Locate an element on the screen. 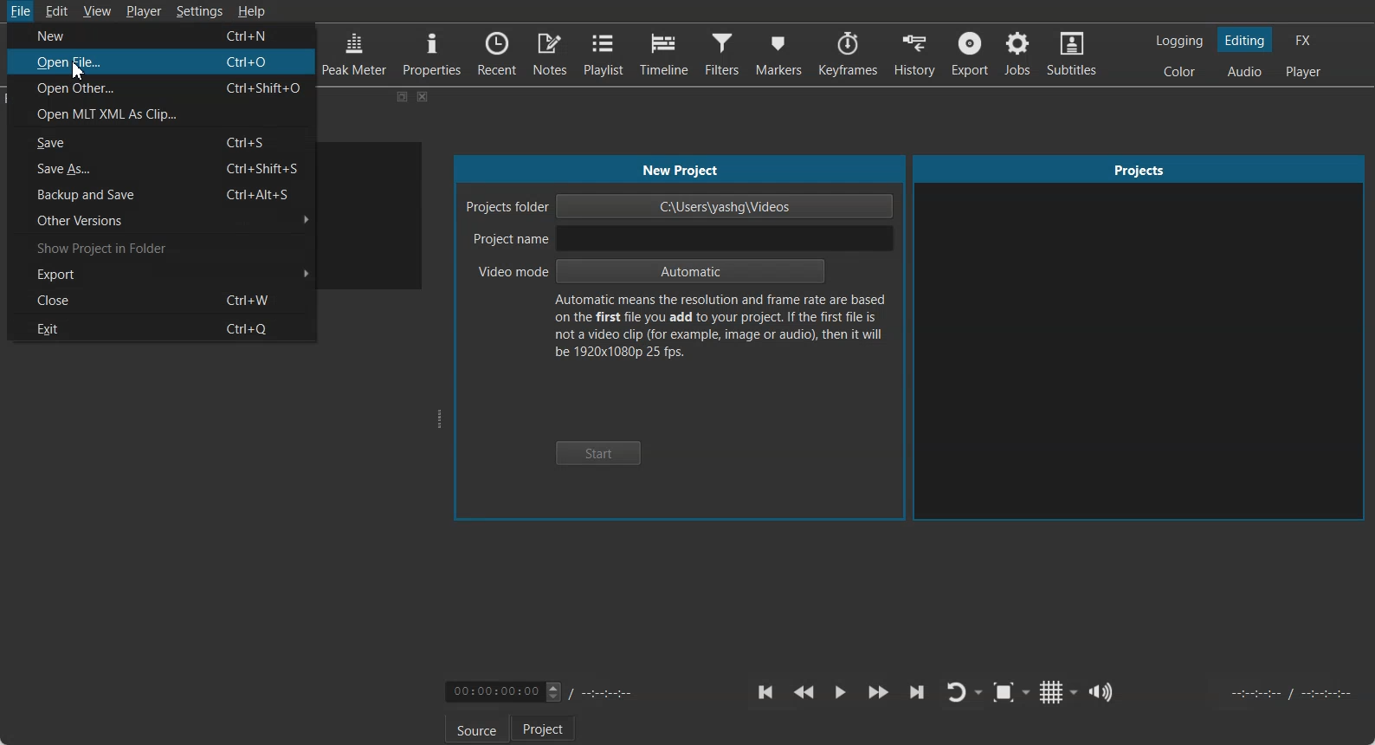  Maximize is located at coordinates (403, 96).